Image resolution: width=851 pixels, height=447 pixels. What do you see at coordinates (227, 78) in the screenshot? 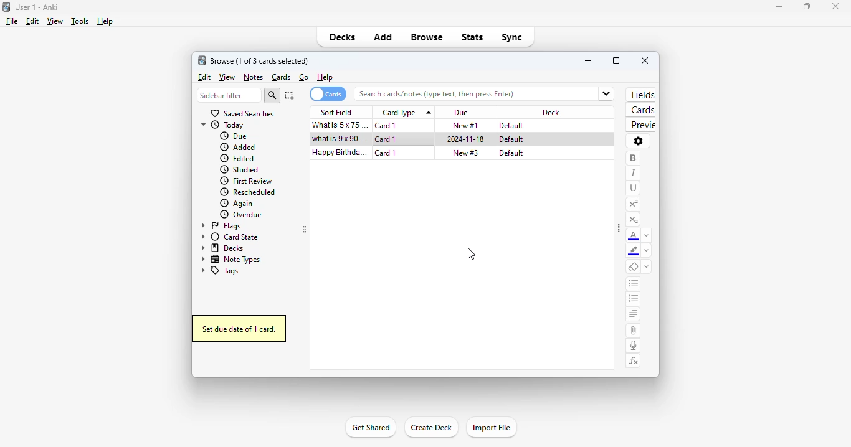
I see `view` at bounding box center [227, 78].